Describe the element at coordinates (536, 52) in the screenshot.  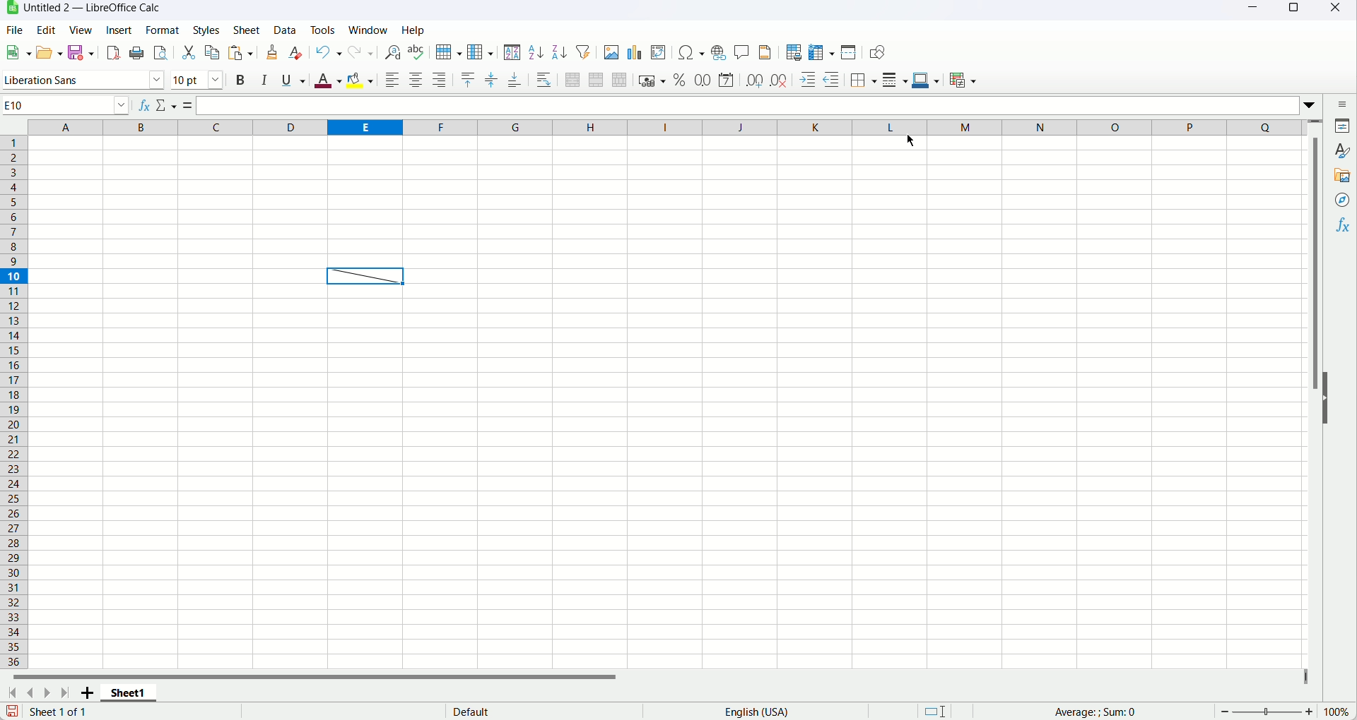
I see `Sort ascending` at that location.